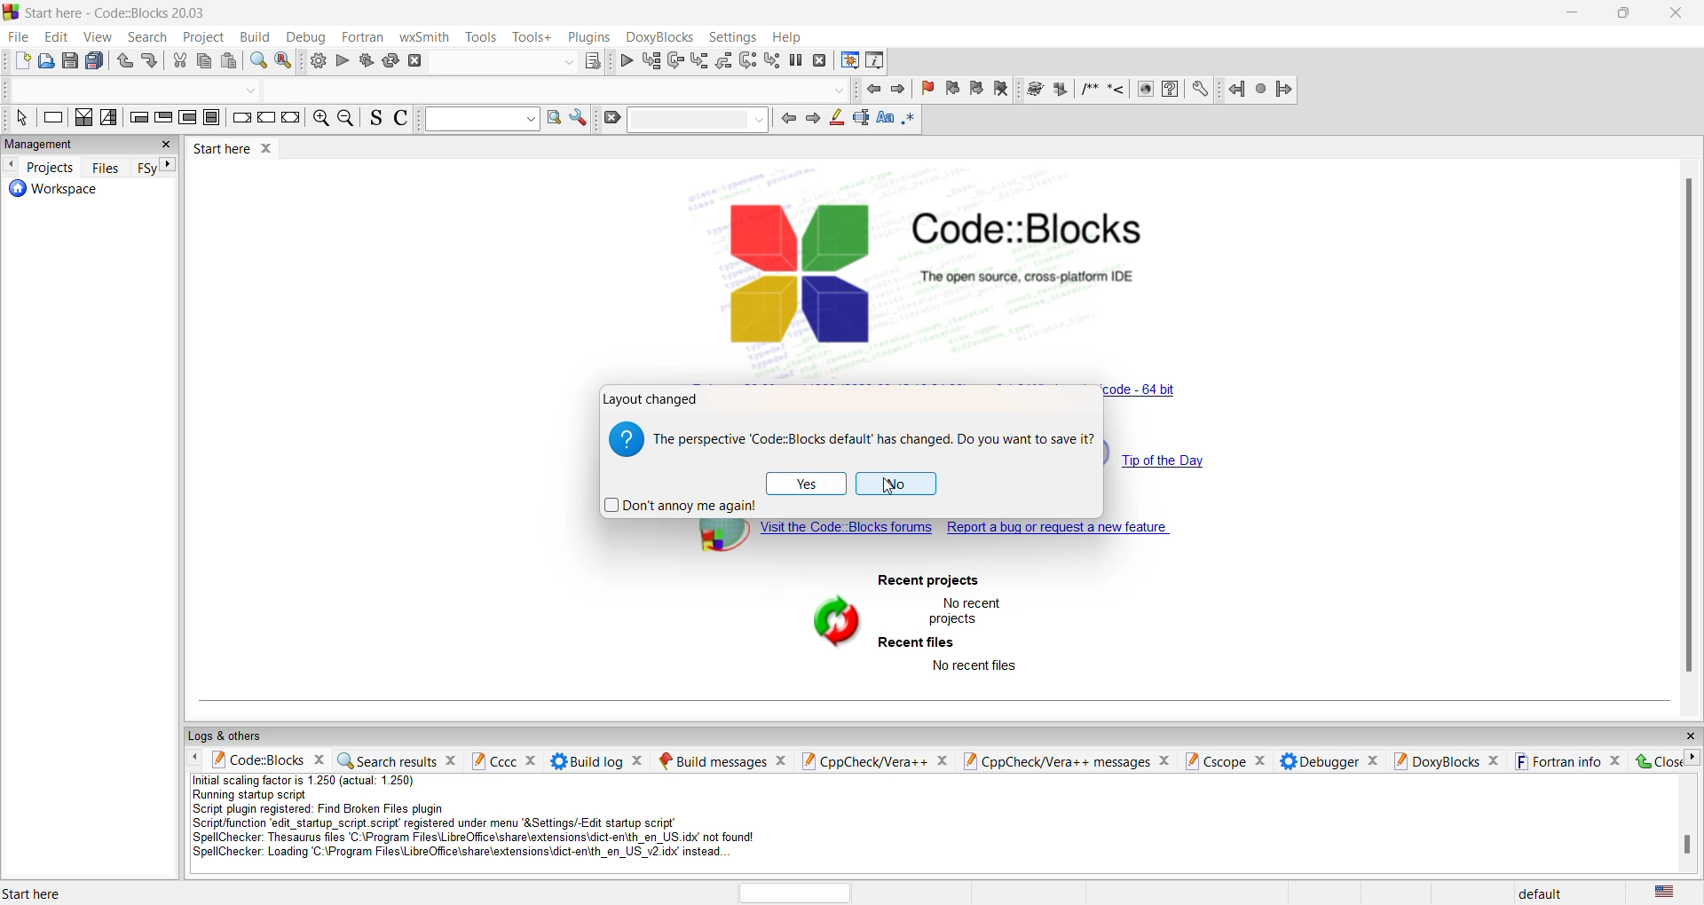 The height and width of the screenshot is (905, 1704). I want to click on dropdown, so click(699, 120).